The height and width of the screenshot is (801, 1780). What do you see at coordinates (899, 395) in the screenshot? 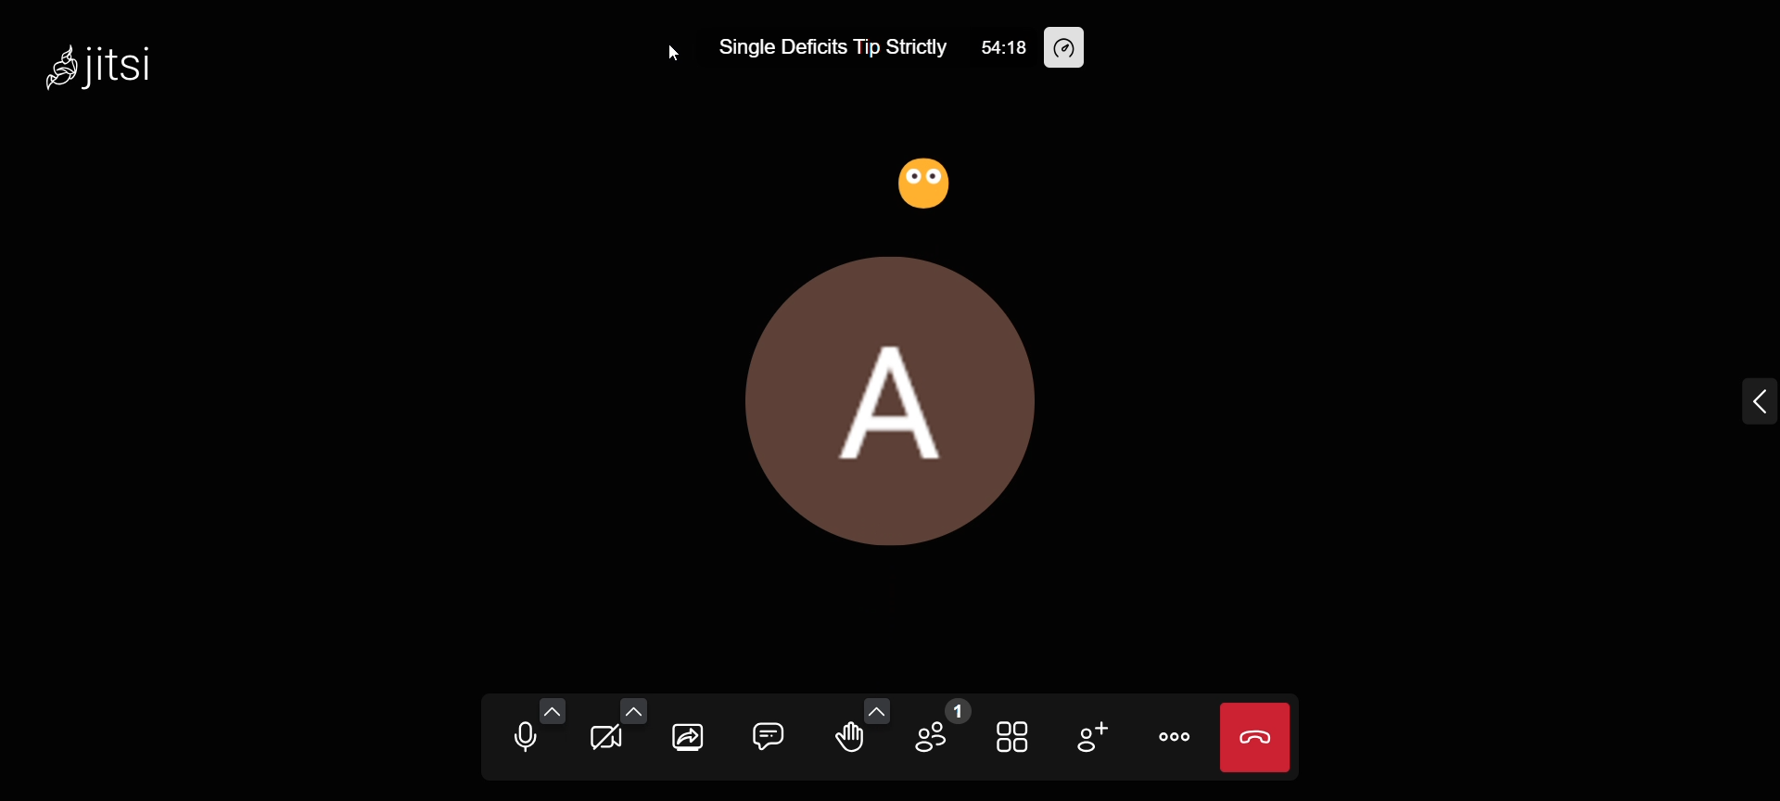
I see `display picture` at bounding box center [899, 395].